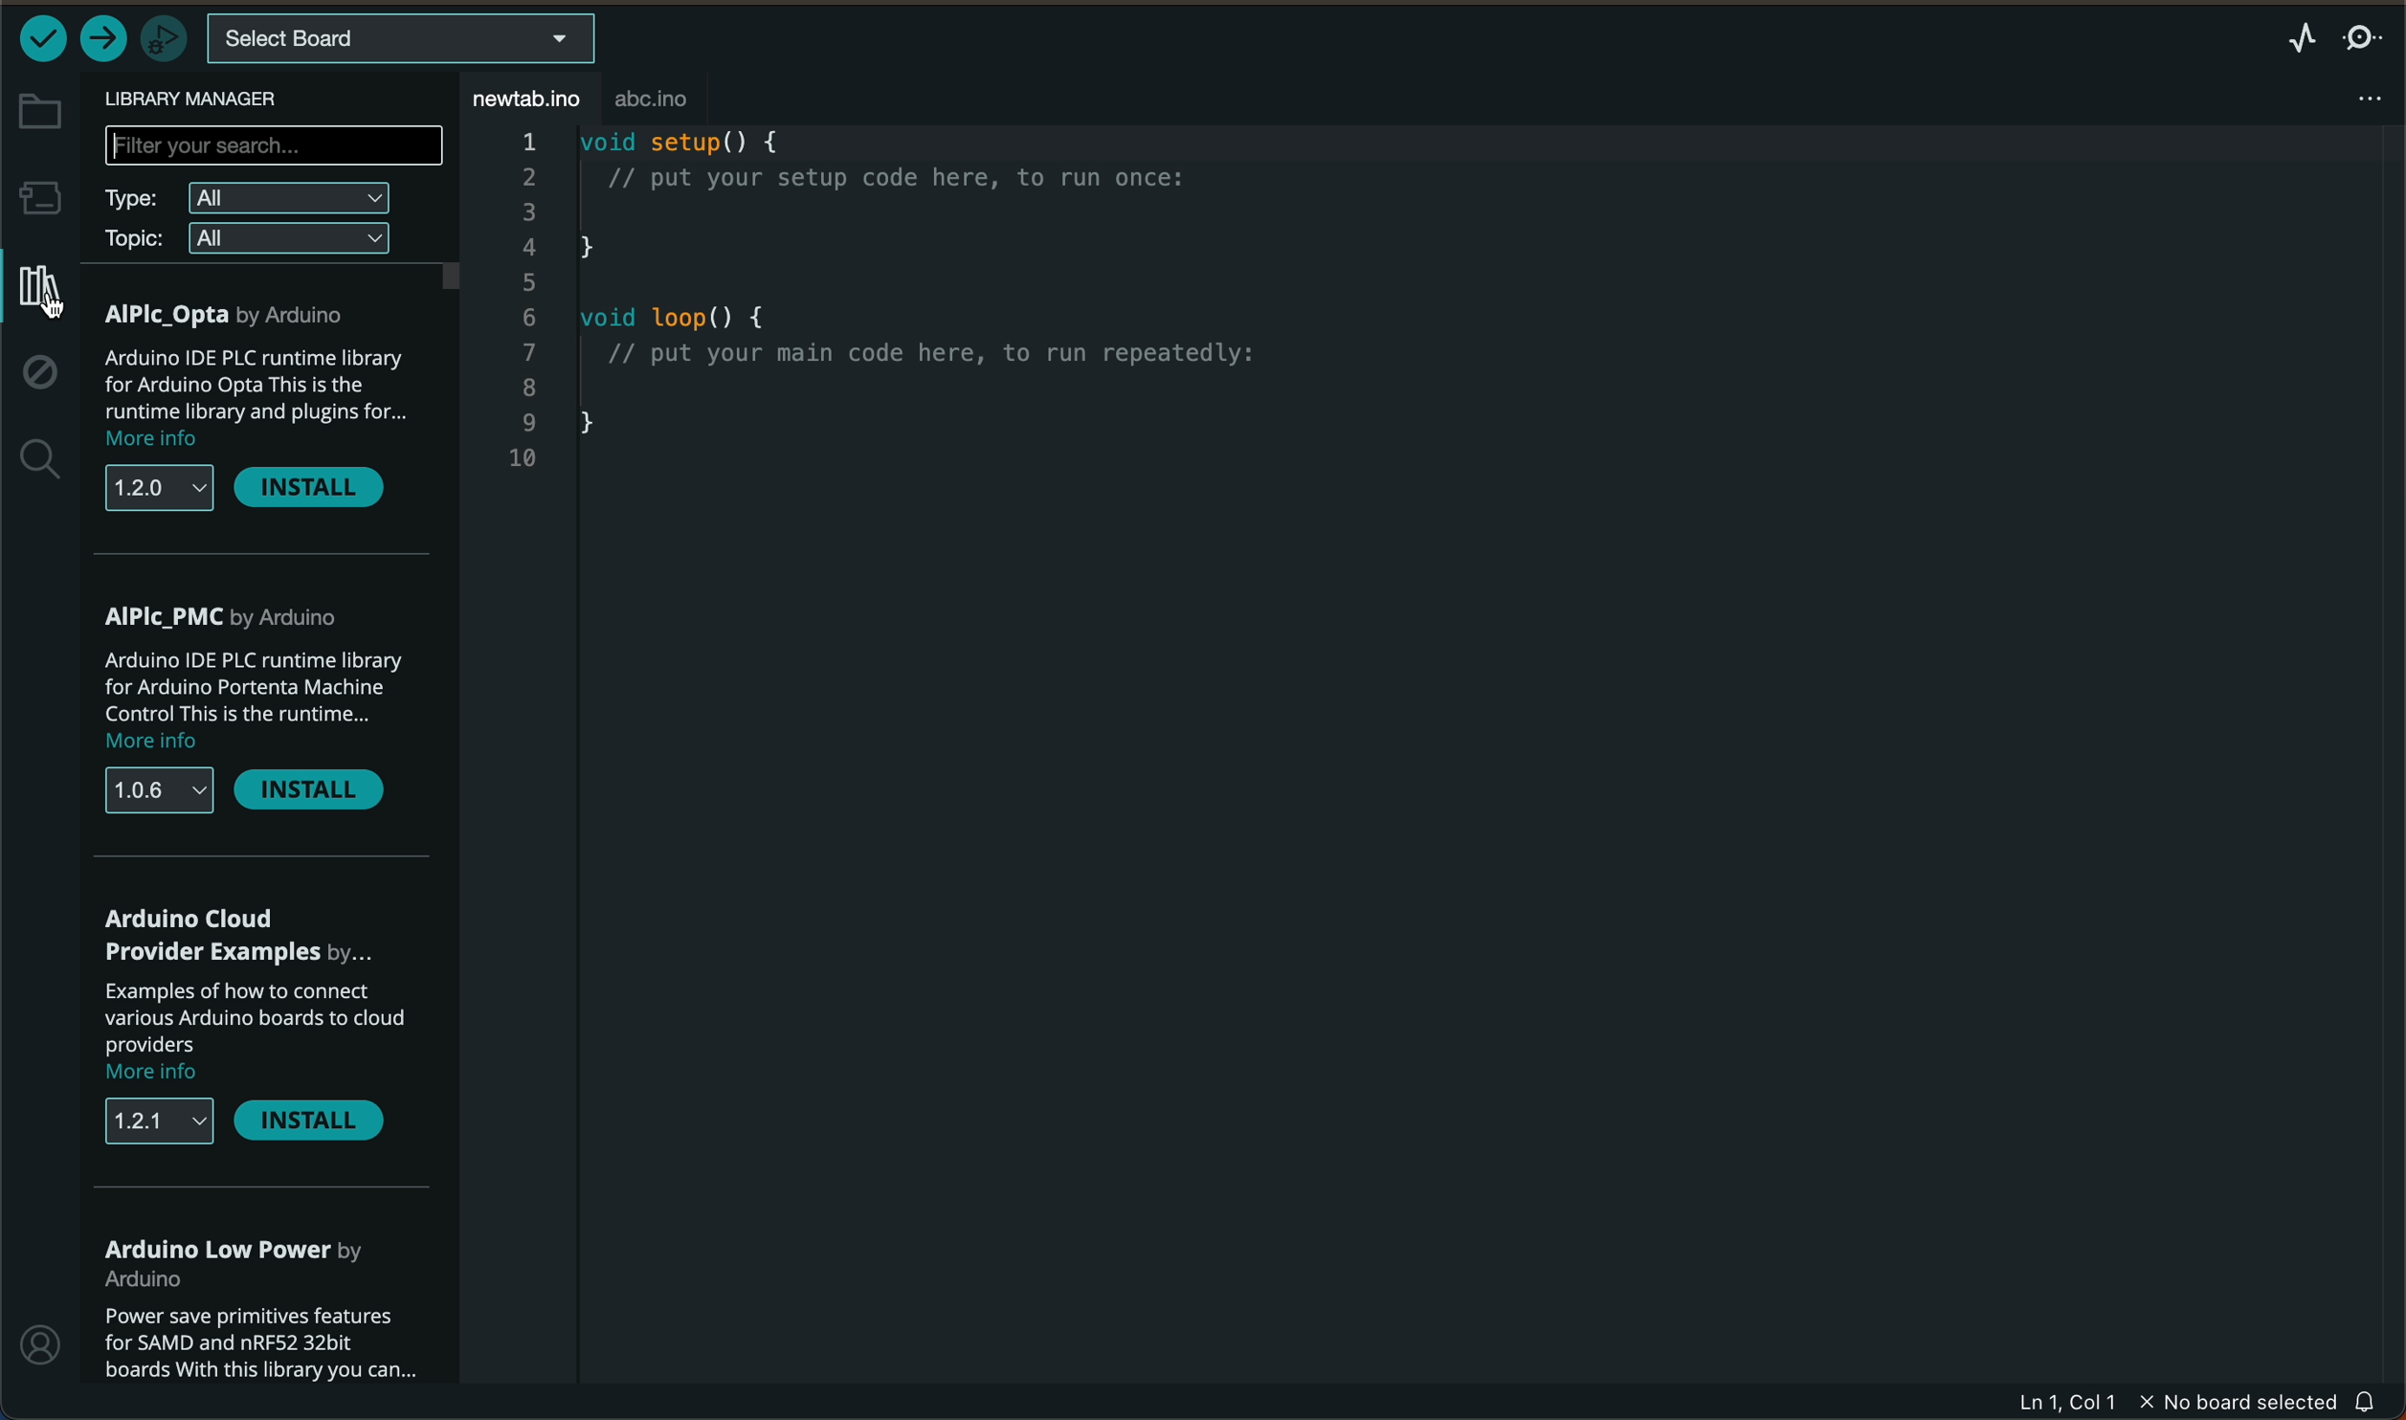 This screenshot has width=2406, height=1420. What do you see at coordinates (160, 793) in the screenshot?
I see `versions` at bounding box center [160, 793].